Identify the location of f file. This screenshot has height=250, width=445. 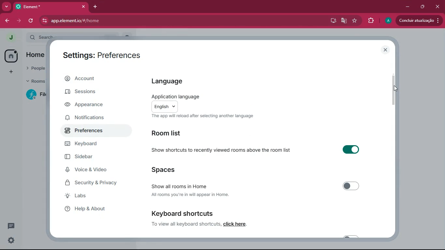
(36, 96).